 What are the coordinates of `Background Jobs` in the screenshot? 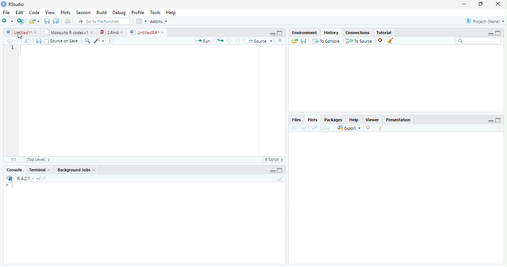 It's located at (76, 169).